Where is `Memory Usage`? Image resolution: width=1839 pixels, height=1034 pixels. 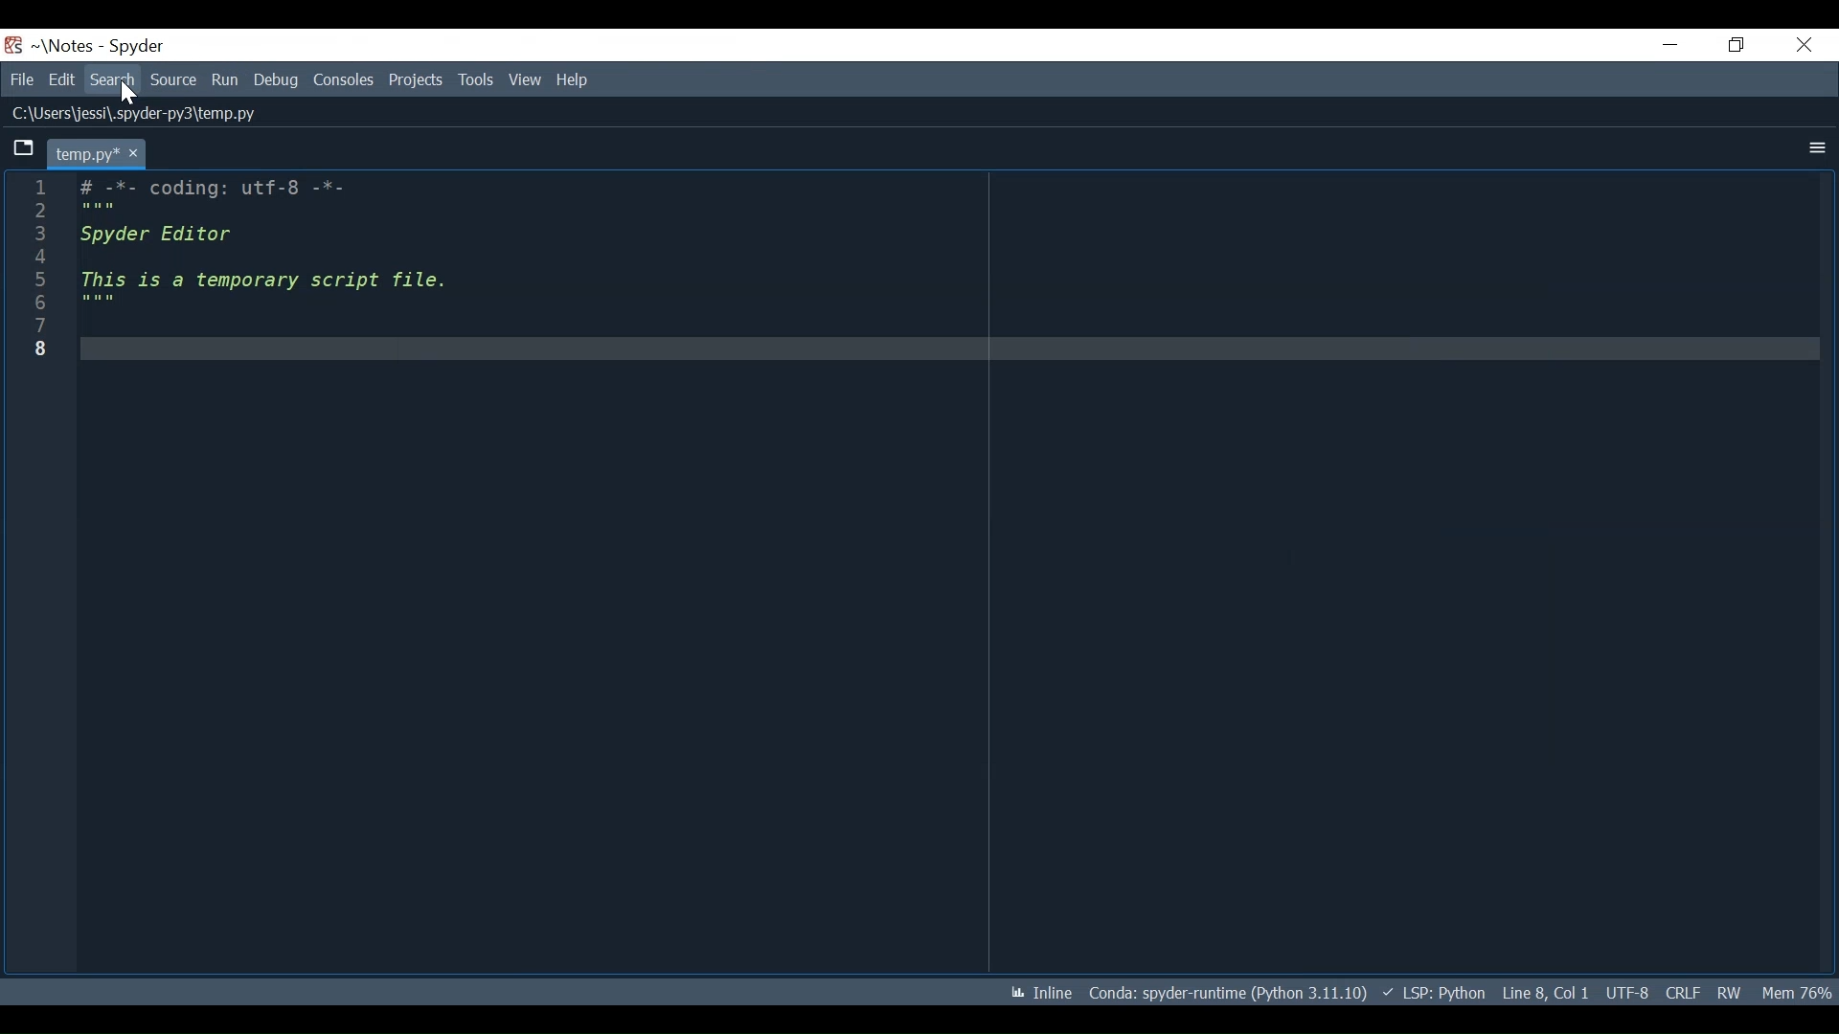
Memory Usage is located at coordinates (1800, 990).